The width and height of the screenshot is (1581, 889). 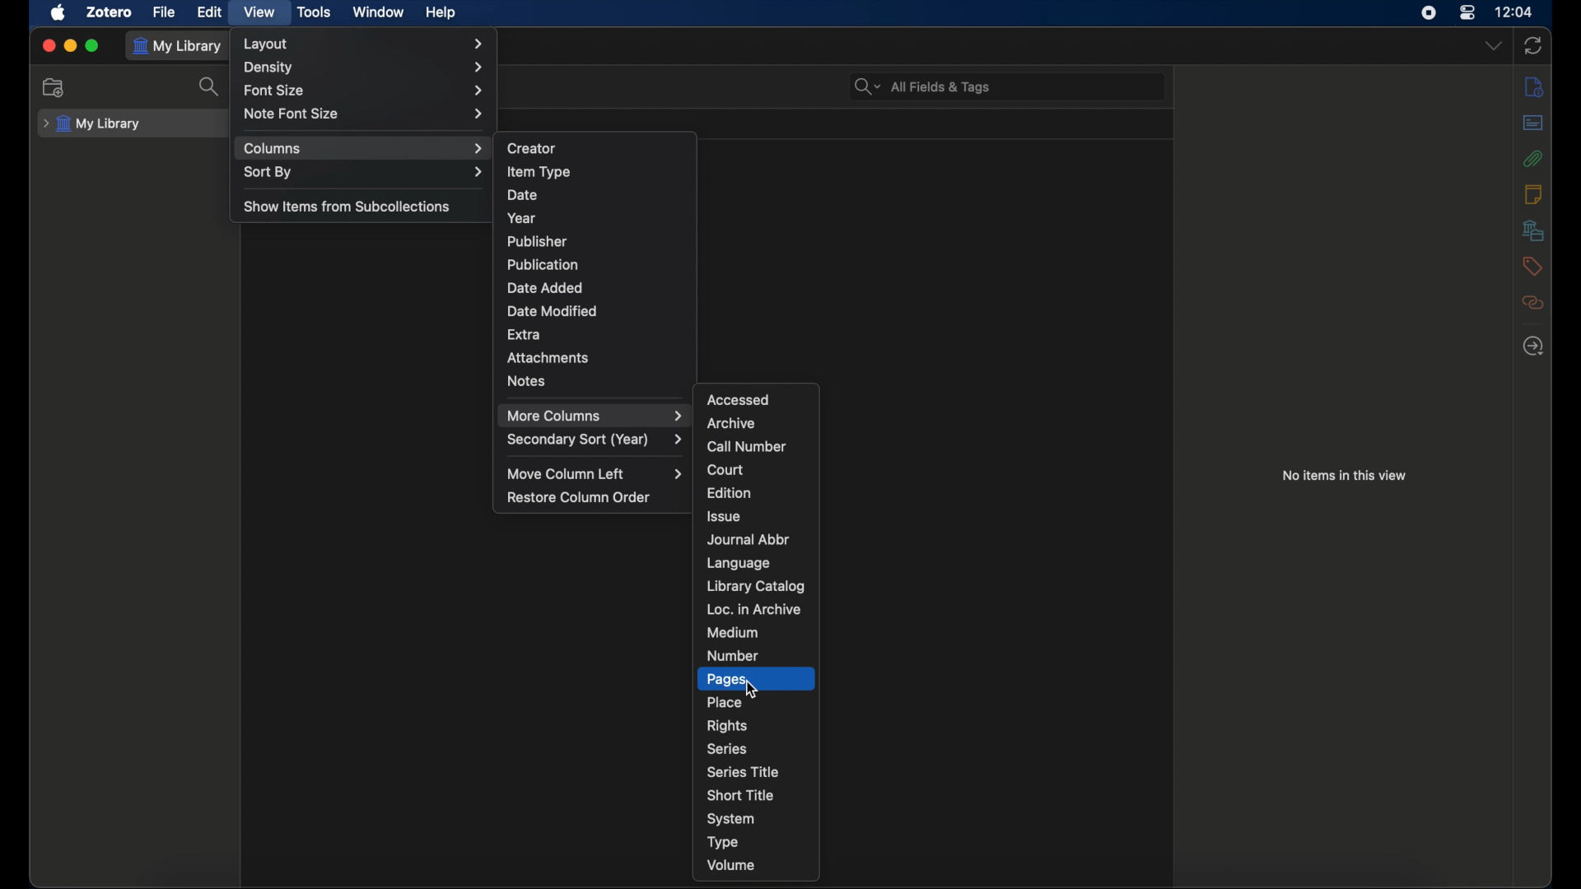 I want to click on apple , so click(x=58, y=12).